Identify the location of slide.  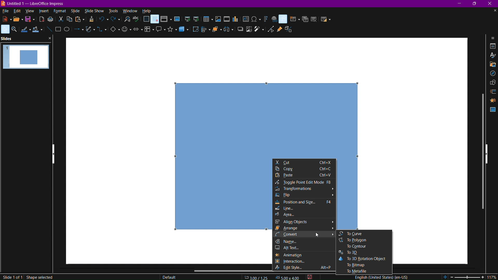
(75, 11).